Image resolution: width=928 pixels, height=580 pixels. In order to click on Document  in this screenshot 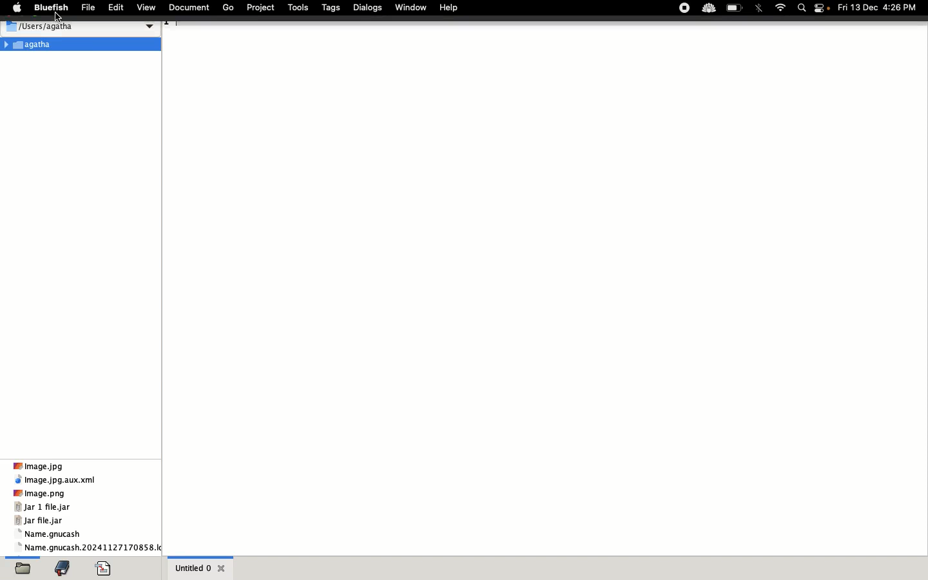, I will do `click(191, 8)`.